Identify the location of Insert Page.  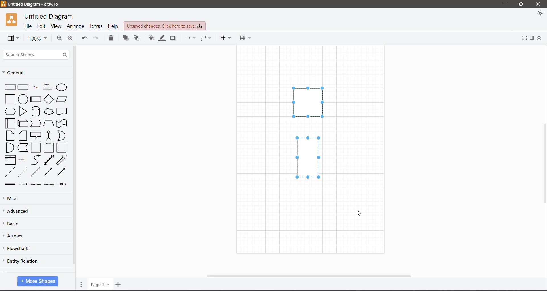
(119, 284).